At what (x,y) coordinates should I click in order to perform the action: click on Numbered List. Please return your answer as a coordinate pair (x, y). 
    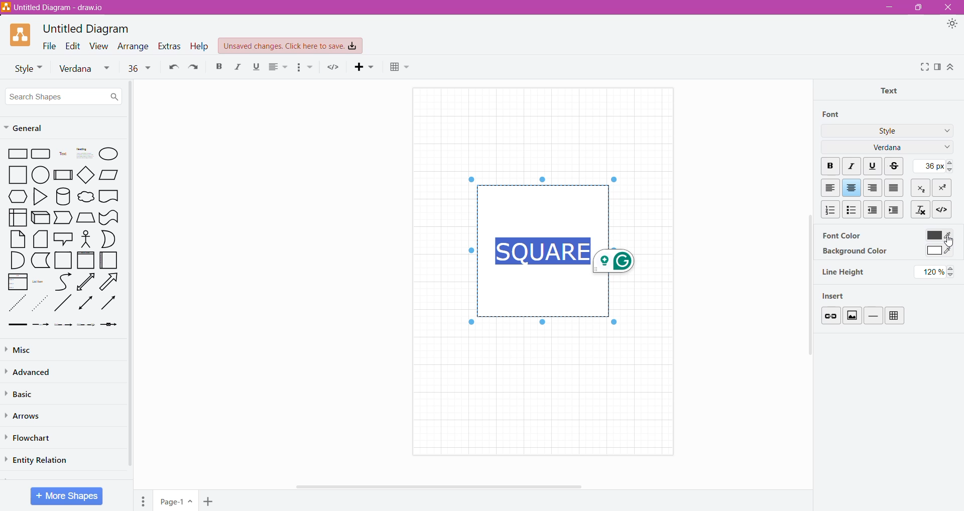
    Looking at the image, I should click on (828, 209).